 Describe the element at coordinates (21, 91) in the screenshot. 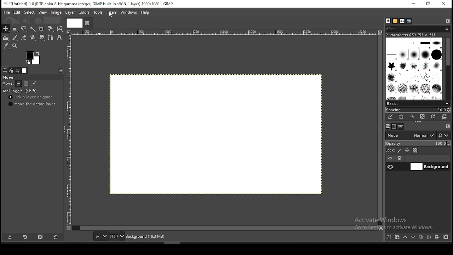

I see `tool toggle` at that location.